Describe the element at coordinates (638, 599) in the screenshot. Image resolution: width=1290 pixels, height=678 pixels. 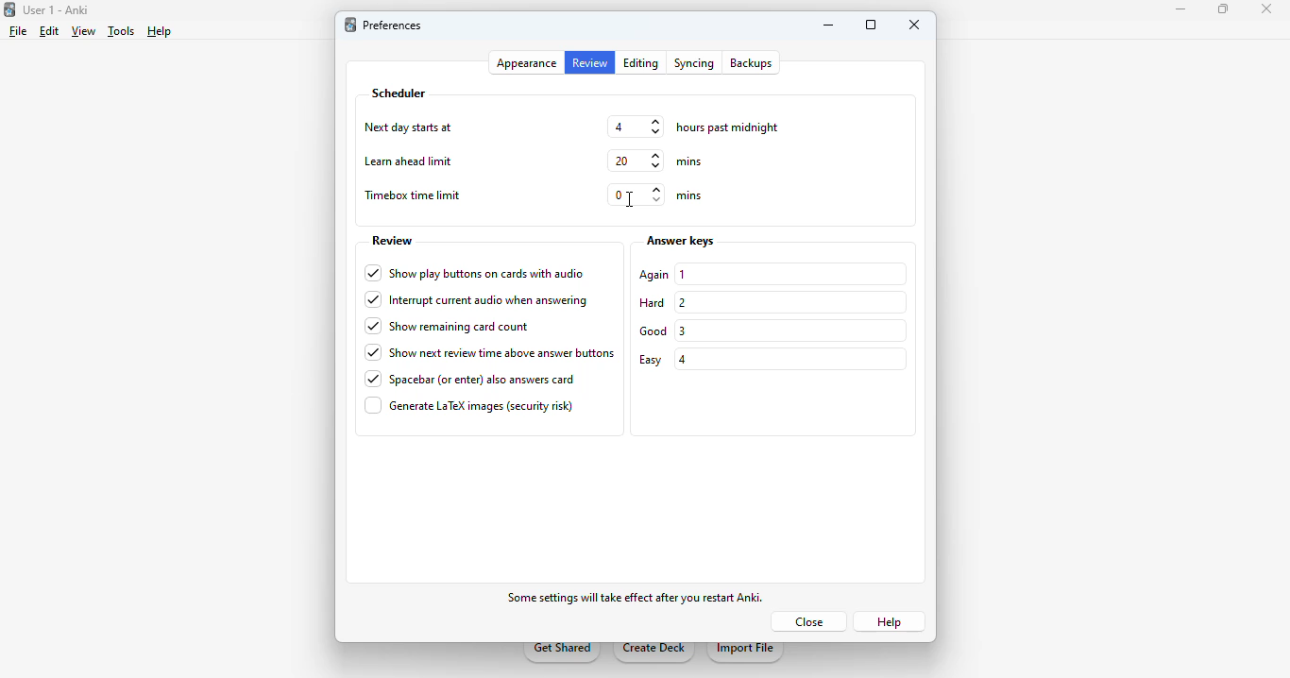
I see `some effects will take effect after you restart Anki` at that location.